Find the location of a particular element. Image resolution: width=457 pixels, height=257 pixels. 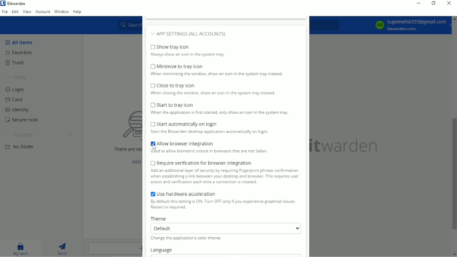

Always show an icon in the system tray. is located at coordinates (188, 55).